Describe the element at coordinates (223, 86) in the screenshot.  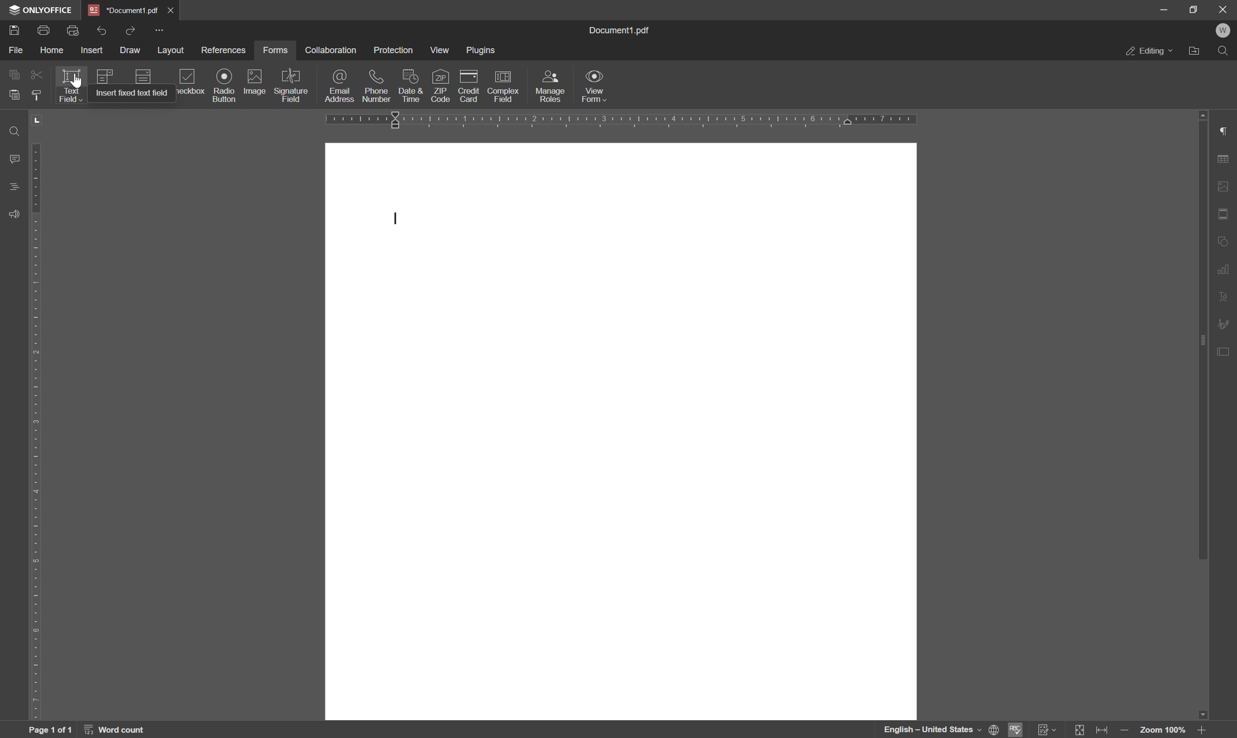
I see `radio button` at that location.